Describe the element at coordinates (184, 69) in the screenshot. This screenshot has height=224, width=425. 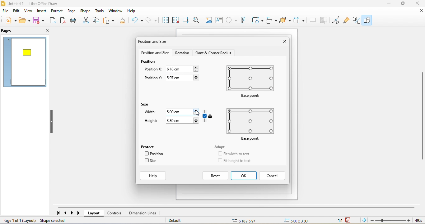
I see `6.18 cm` at that location.